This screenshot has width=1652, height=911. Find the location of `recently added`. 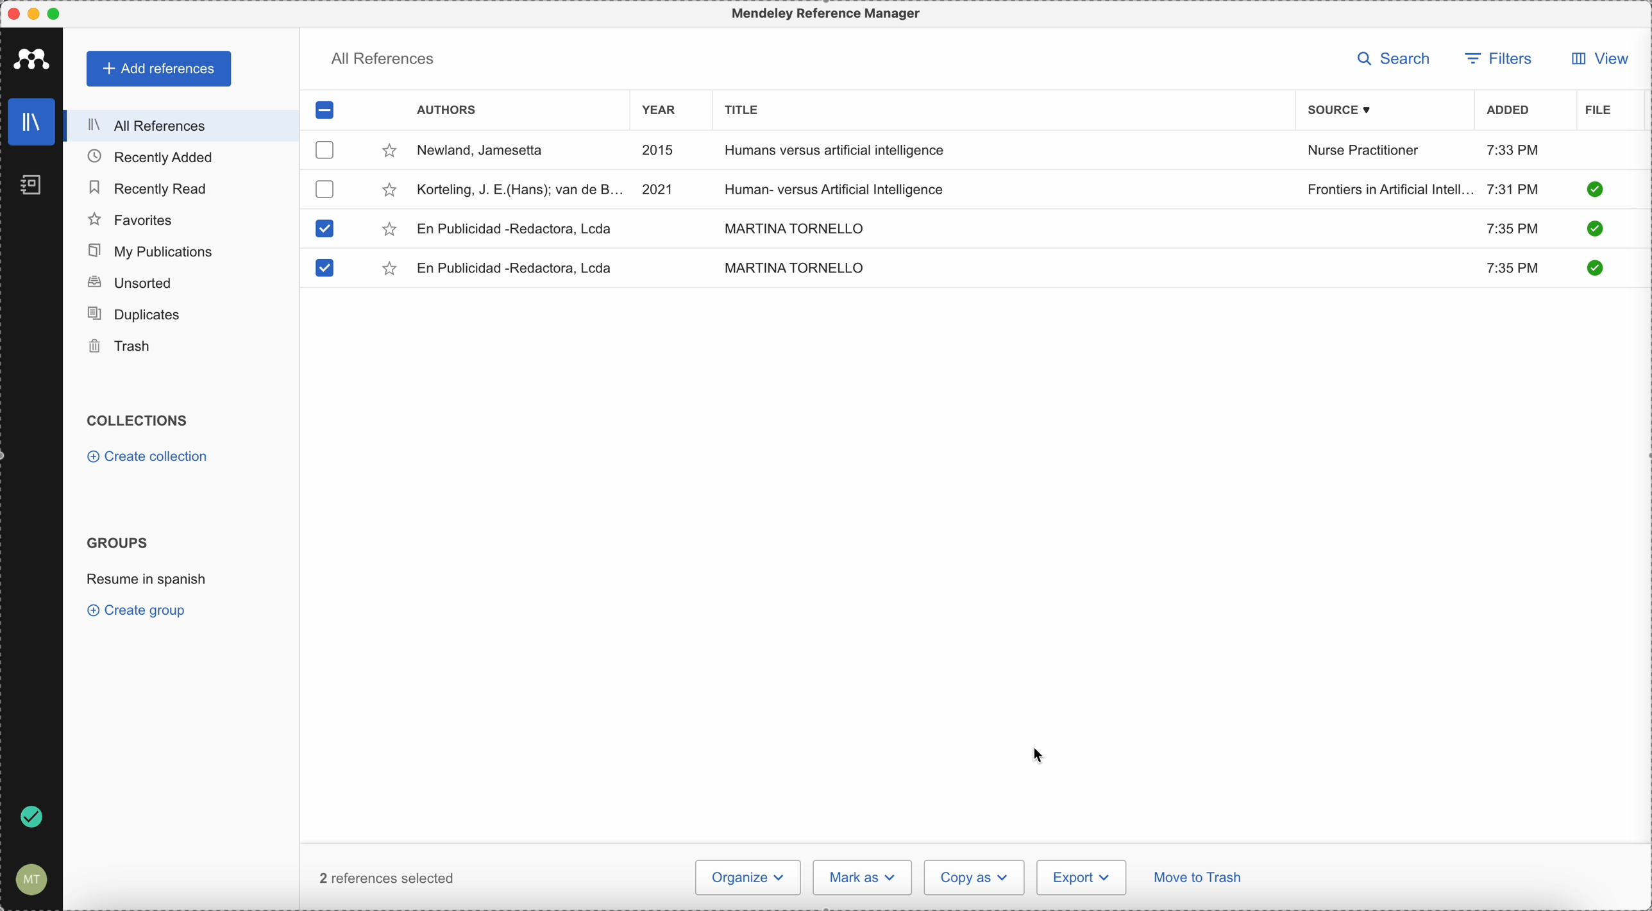

recently added is located at coordinates (161, 156).